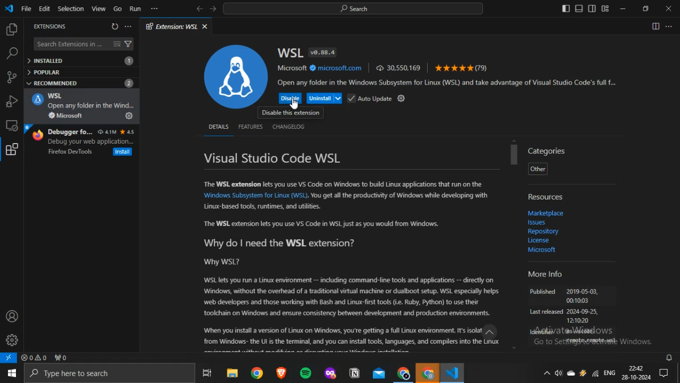  Describe the element at coordinates (65, 115) in the screenshot. I see `Microsoft` at that location.